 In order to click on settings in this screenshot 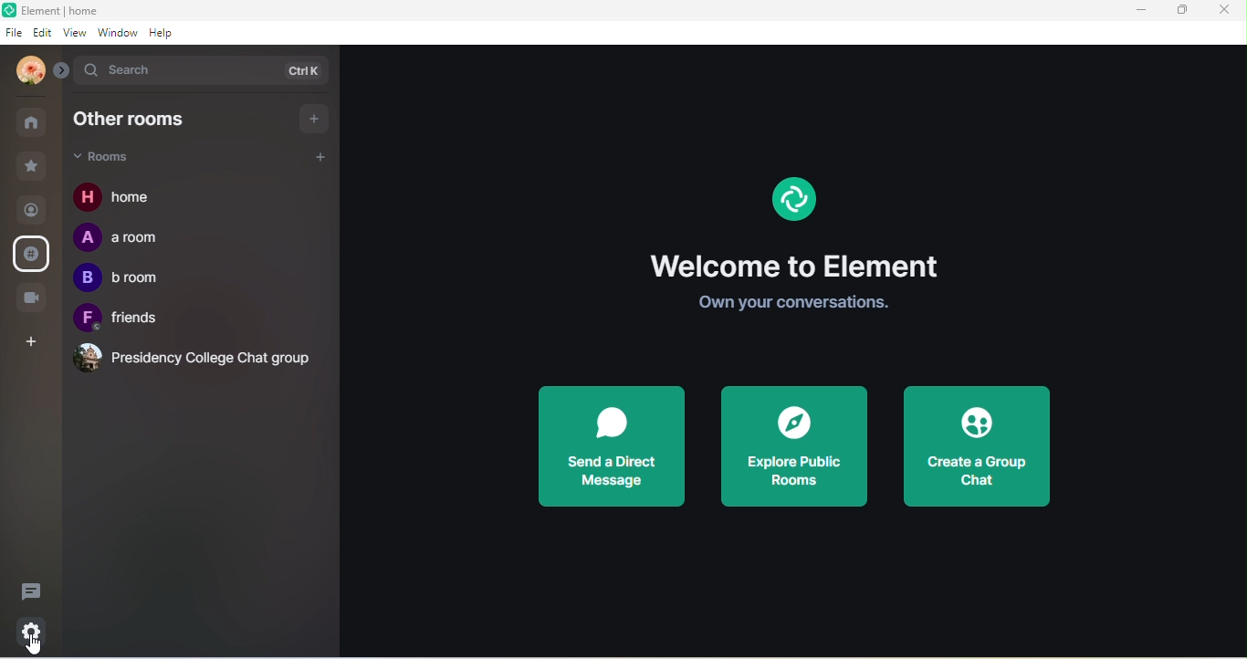, I will do `click(35, 628)`.